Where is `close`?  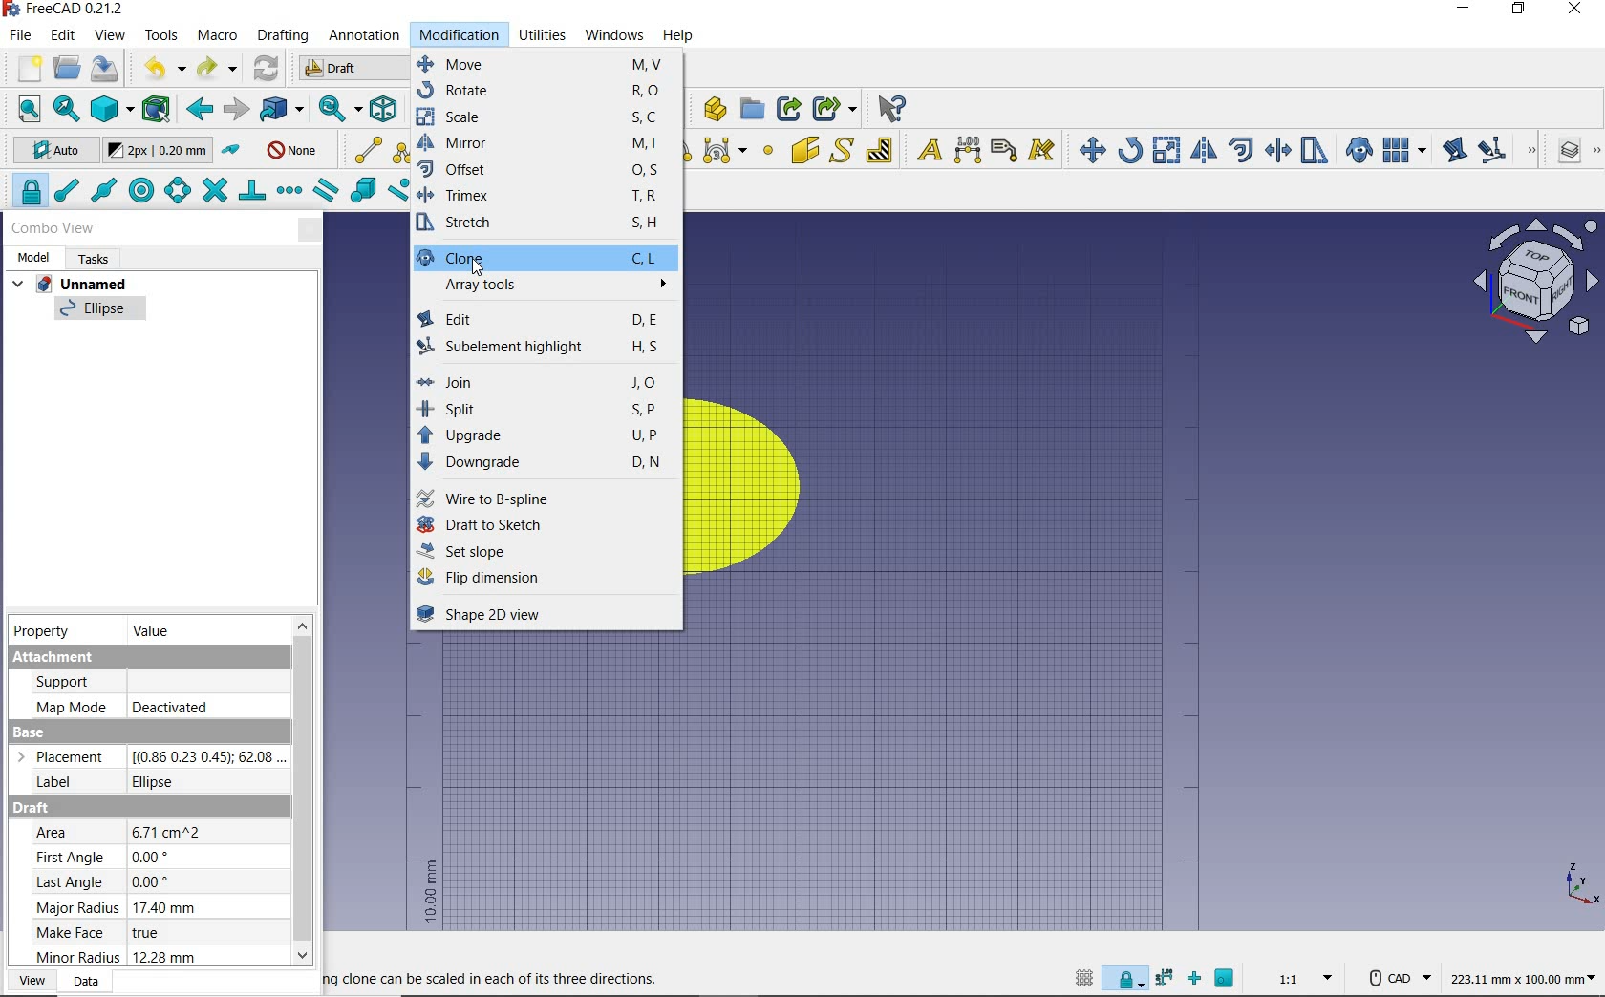
close is located at coordinates (310, 230).